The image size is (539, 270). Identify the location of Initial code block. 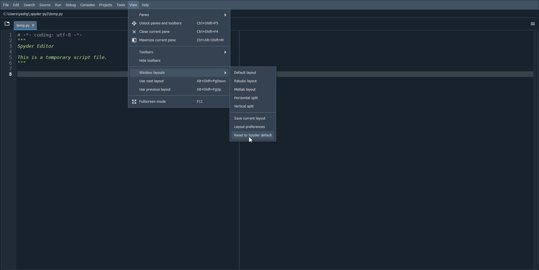
(63, 50).